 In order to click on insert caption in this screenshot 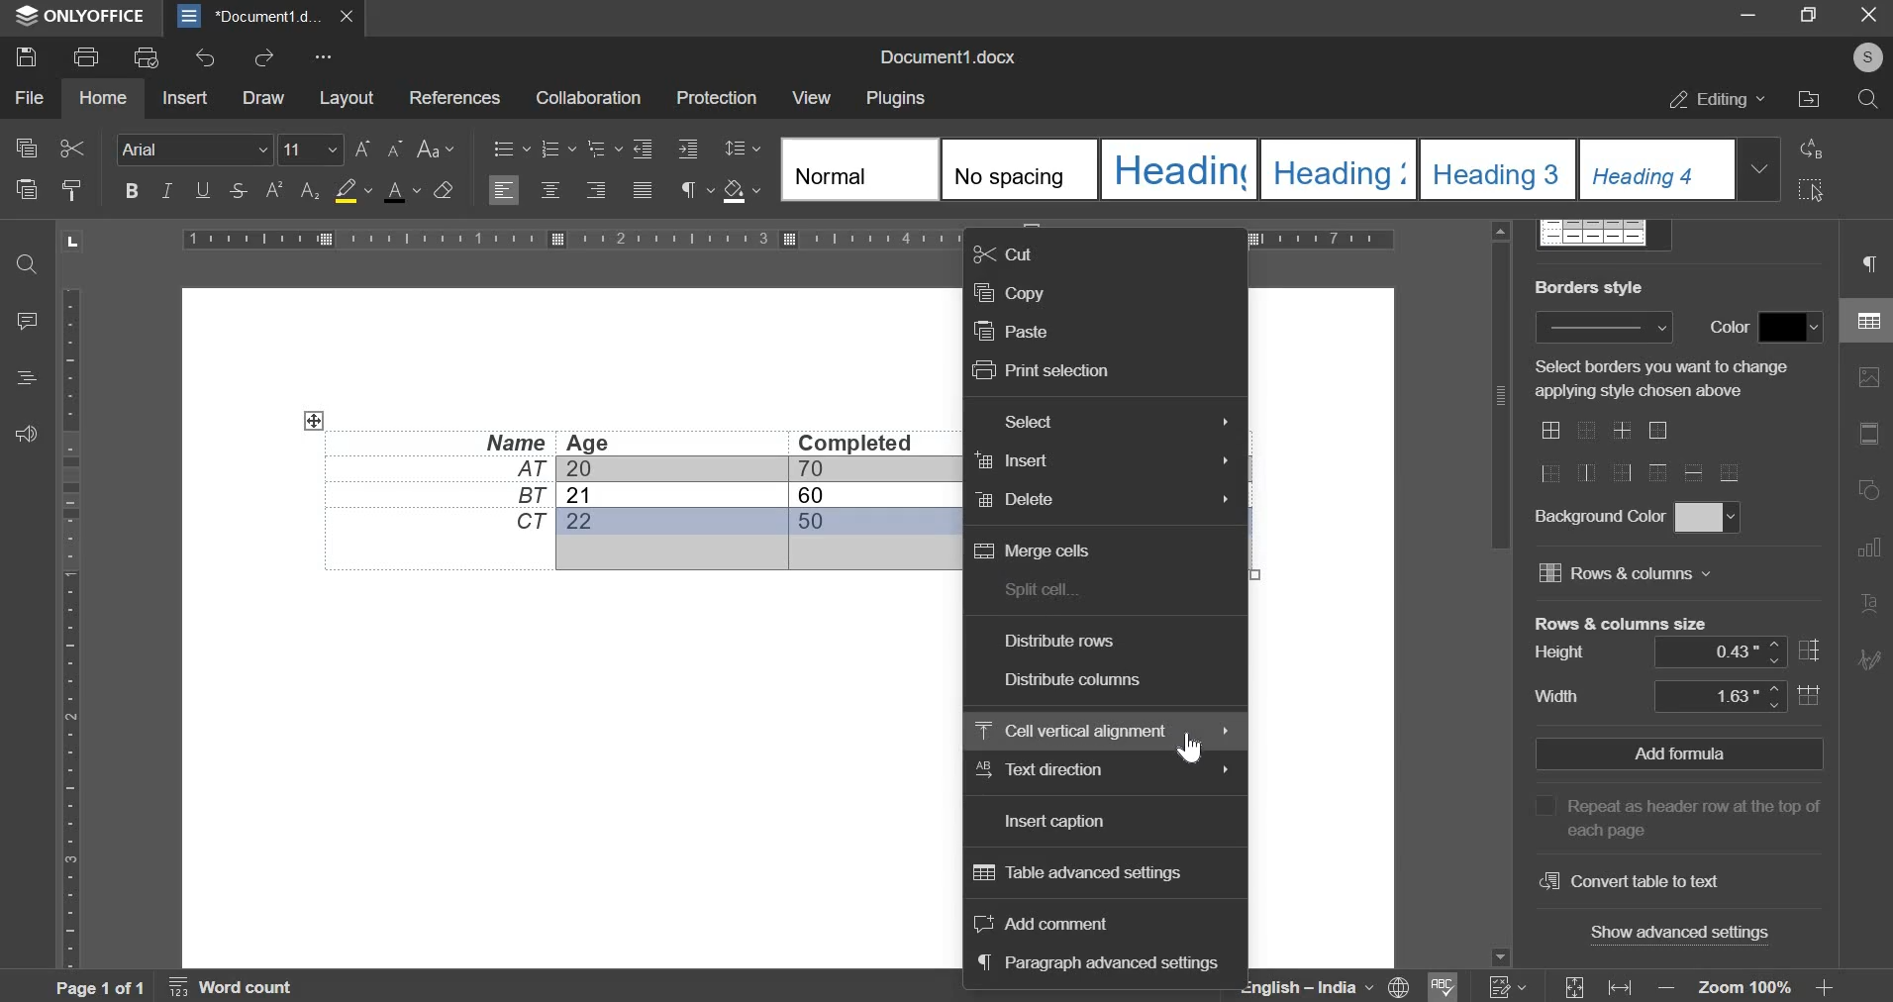, I will do `click(1055, 824)`.